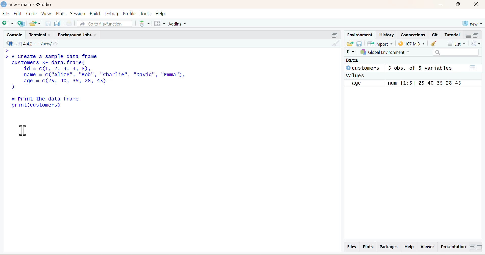  I want to click on Maximize, so click(472, 247).